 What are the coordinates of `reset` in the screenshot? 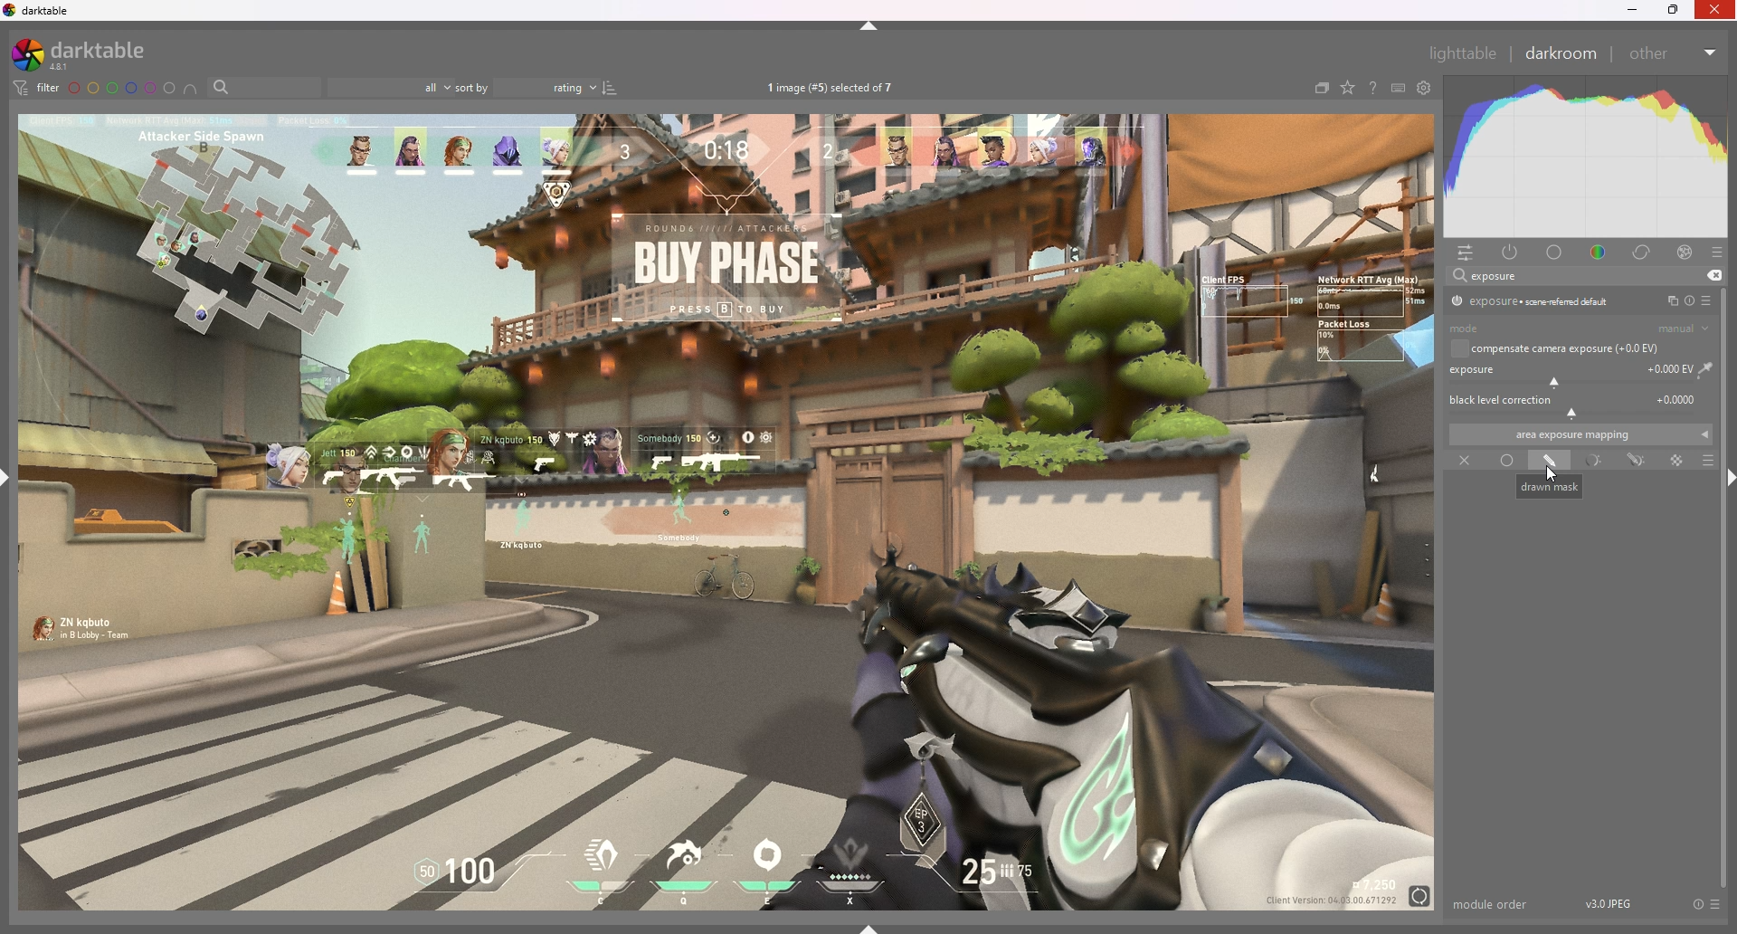 It's located at (1689, 300).